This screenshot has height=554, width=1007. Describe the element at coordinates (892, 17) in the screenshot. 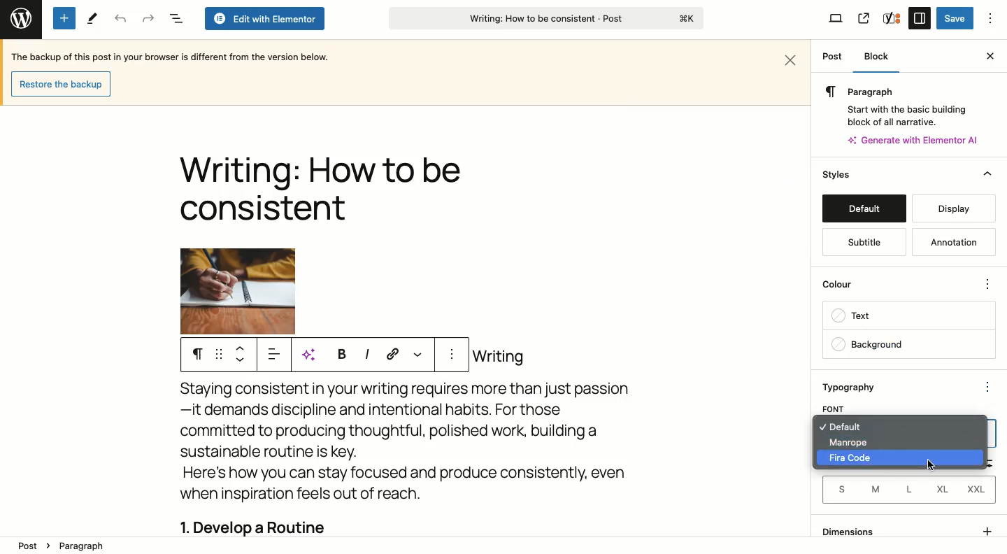

I see `Yoast` at that location.